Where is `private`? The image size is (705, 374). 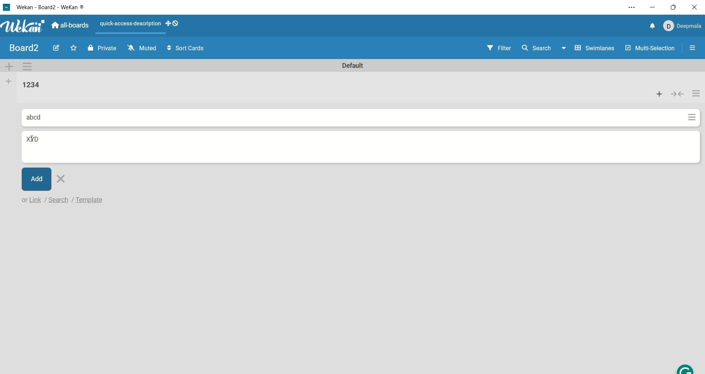
private is located at coordinates (101, 47).